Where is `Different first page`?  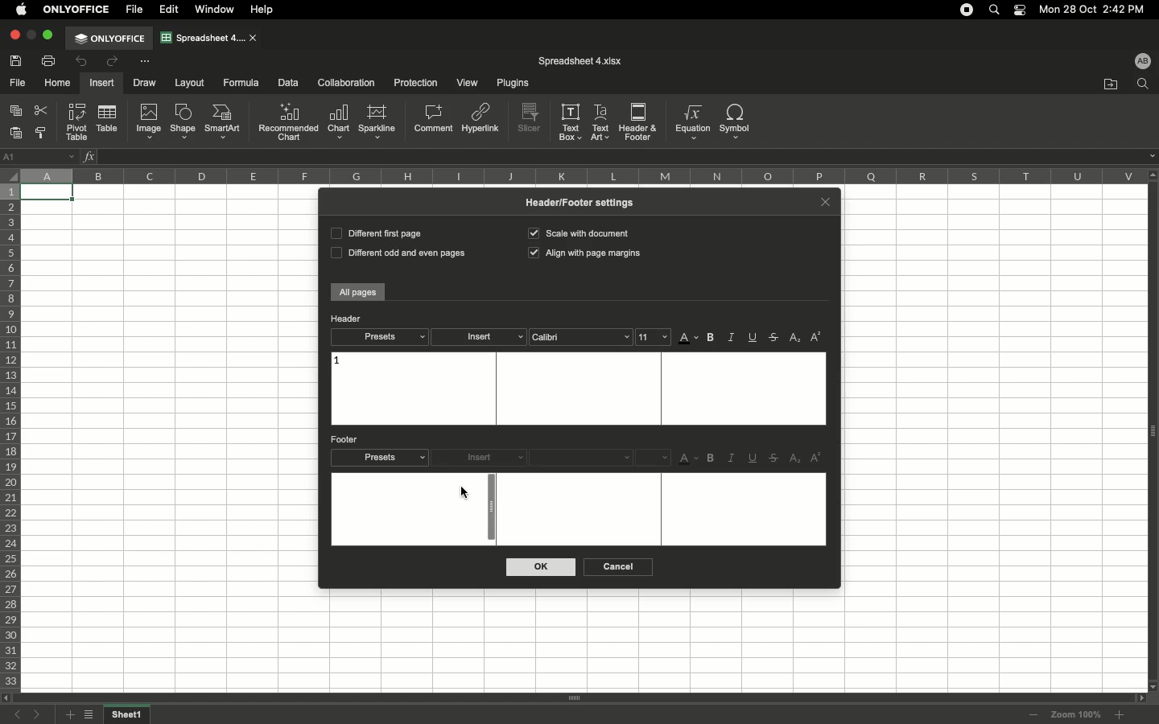 Different first page is located at coordinates (375, 232).